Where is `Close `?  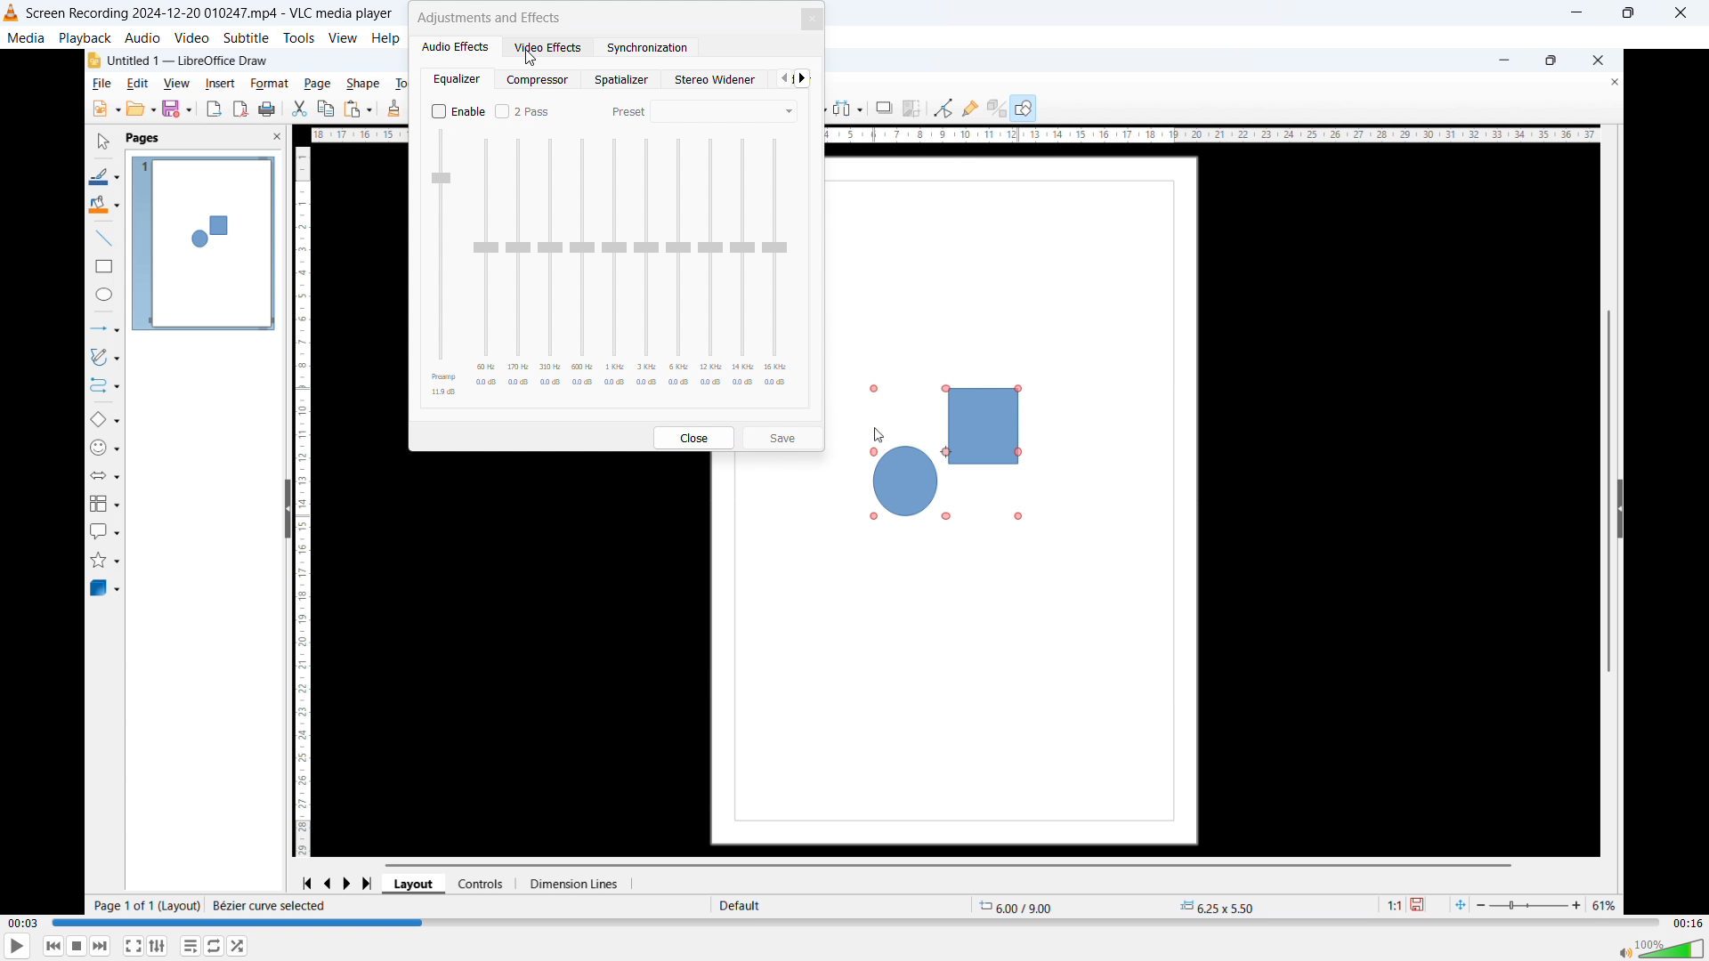
Close  is located at coordinates (696, 438).